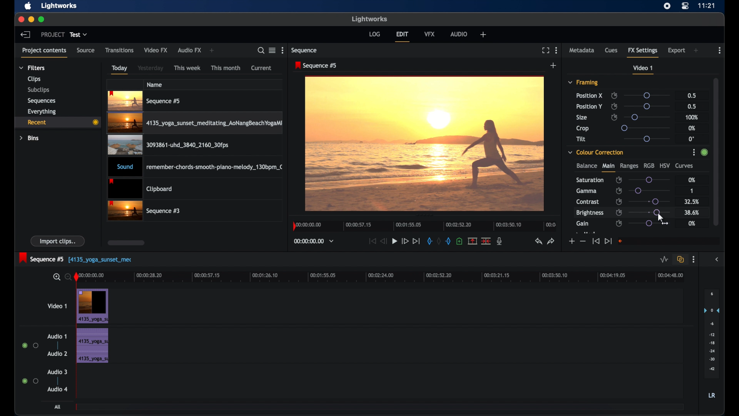 Image resolution: width=739 pixels, height=416 pixels. Describe the element at coordinates (596, 152) in the screenshot. I see `color correction` at that location.